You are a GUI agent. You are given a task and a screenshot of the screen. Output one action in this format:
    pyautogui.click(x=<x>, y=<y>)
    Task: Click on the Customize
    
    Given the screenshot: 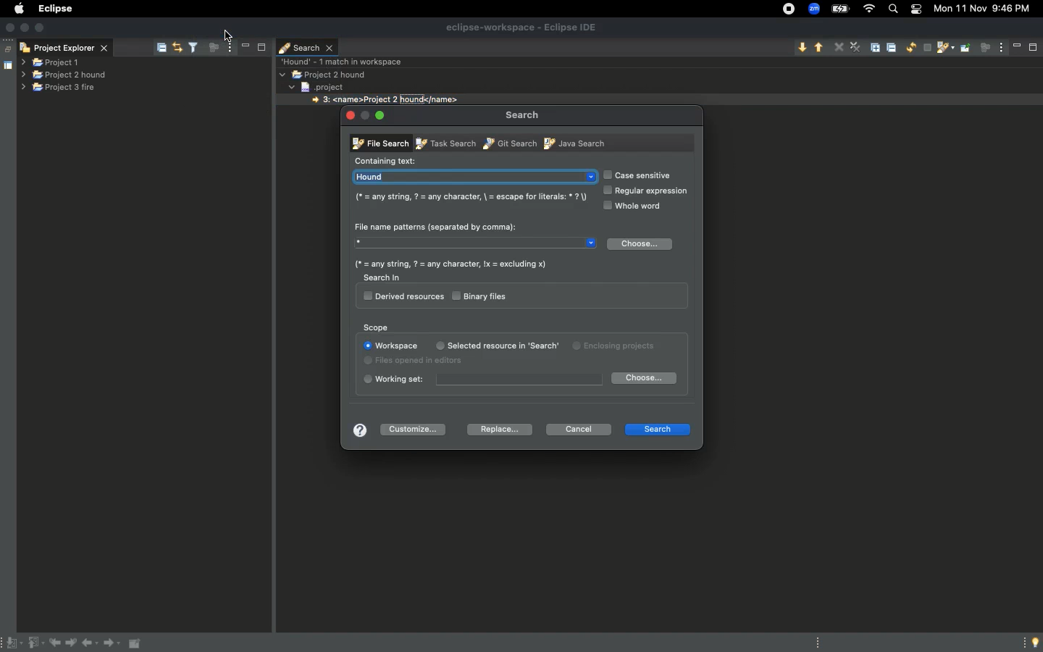 What is the action you would take?
    pyautogui.click(x=416, y=428)
    